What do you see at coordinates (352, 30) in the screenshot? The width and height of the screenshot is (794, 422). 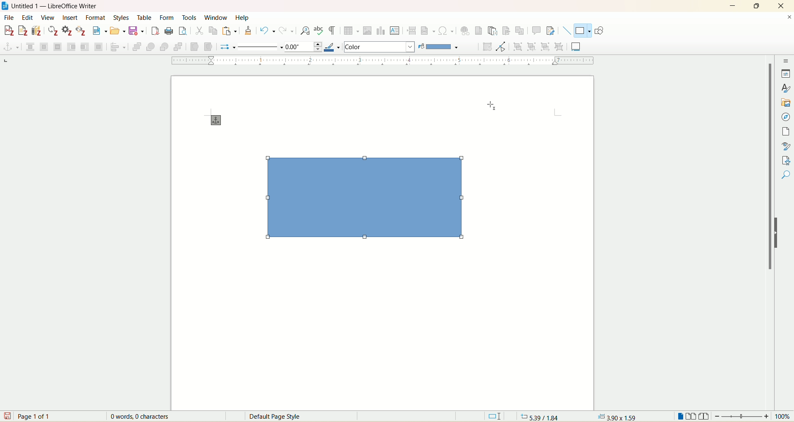 I see `insert table` at bounding box center [352, 30].